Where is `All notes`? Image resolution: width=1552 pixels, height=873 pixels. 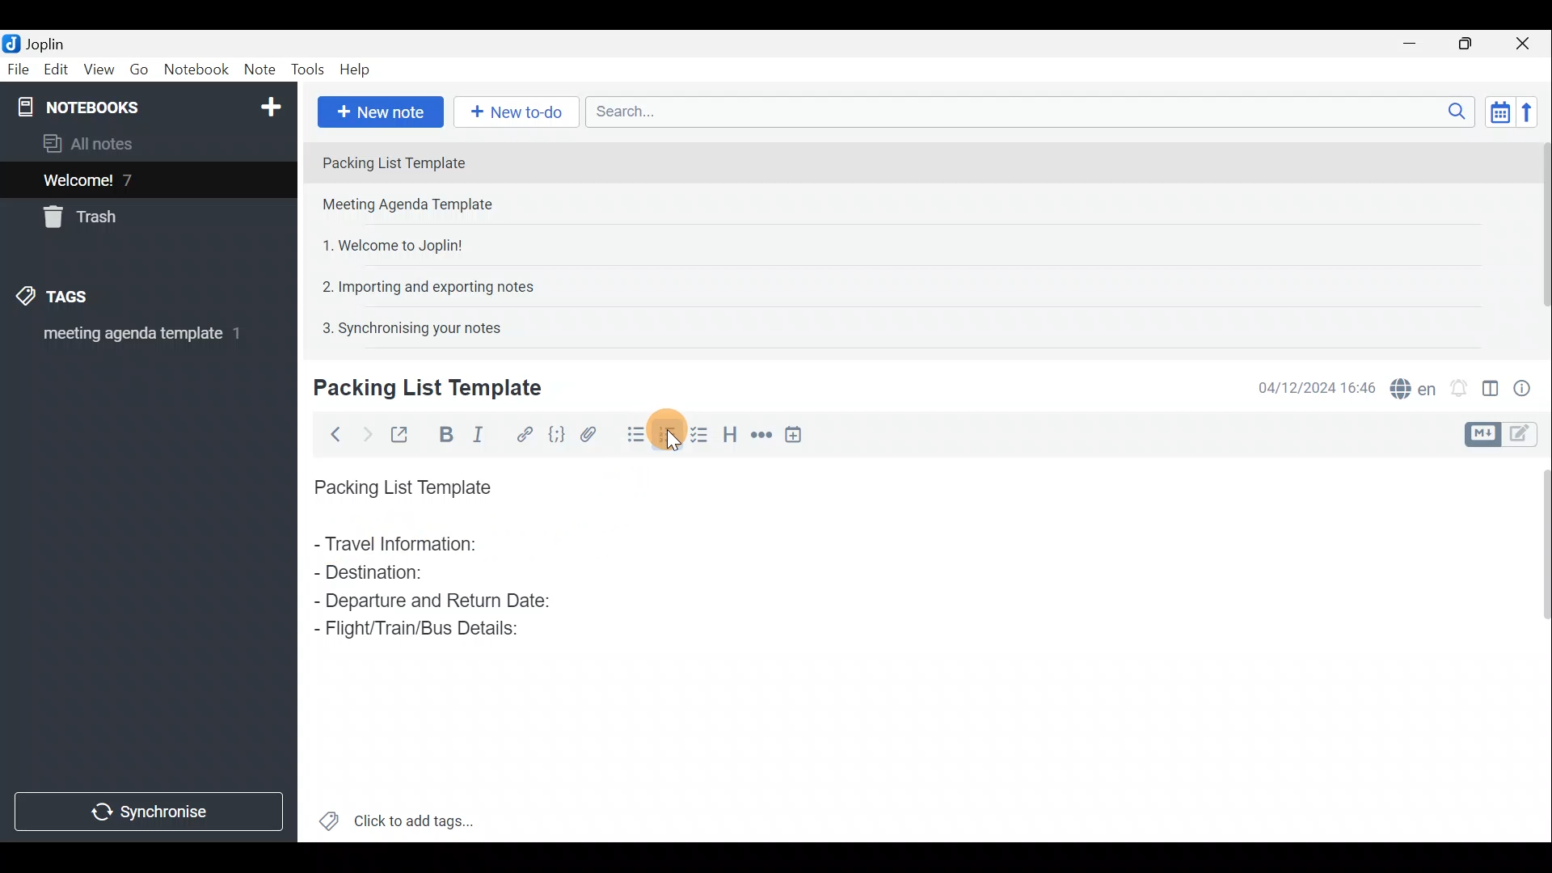
All notes is located at coordinates (94, 143).